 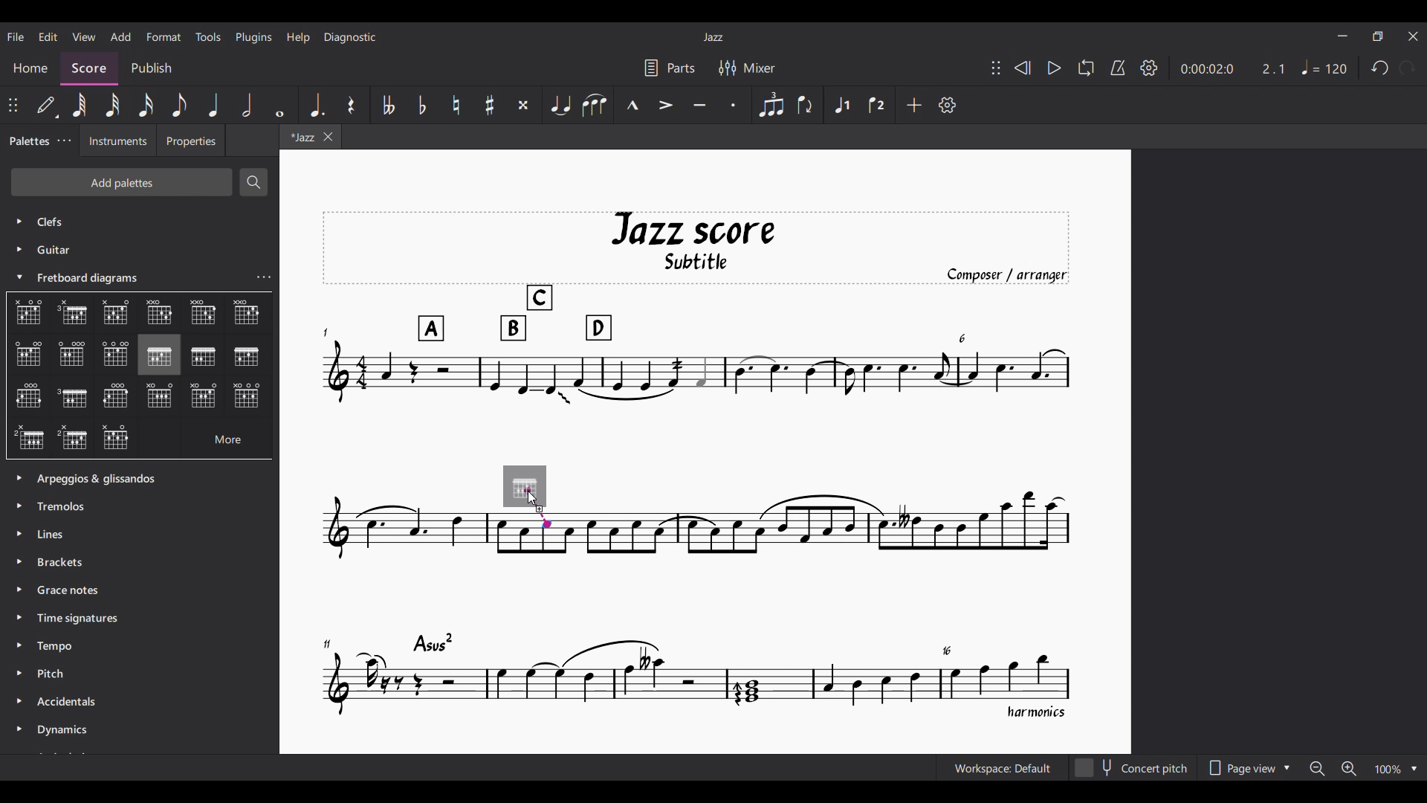 What do you see at coordinates (62, 675) in the screenshot?
I see `Pitch` at bounding box center [62, 675].